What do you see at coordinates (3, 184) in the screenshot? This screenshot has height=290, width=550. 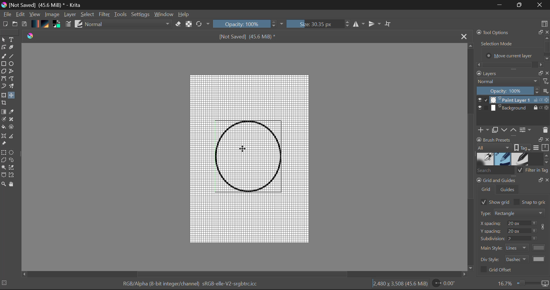 I see `Zoom` at bounding box center [3, 184].